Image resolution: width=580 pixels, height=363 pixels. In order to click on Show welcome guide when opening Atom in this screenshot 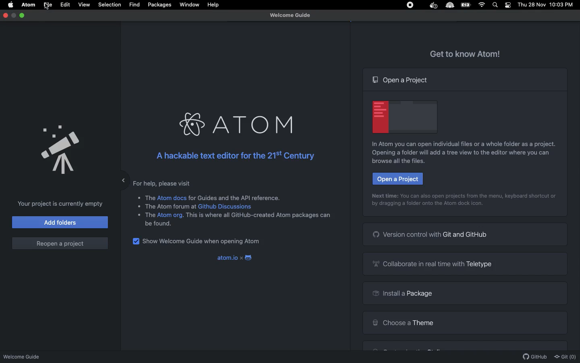, I will do `click(203, 242)`.